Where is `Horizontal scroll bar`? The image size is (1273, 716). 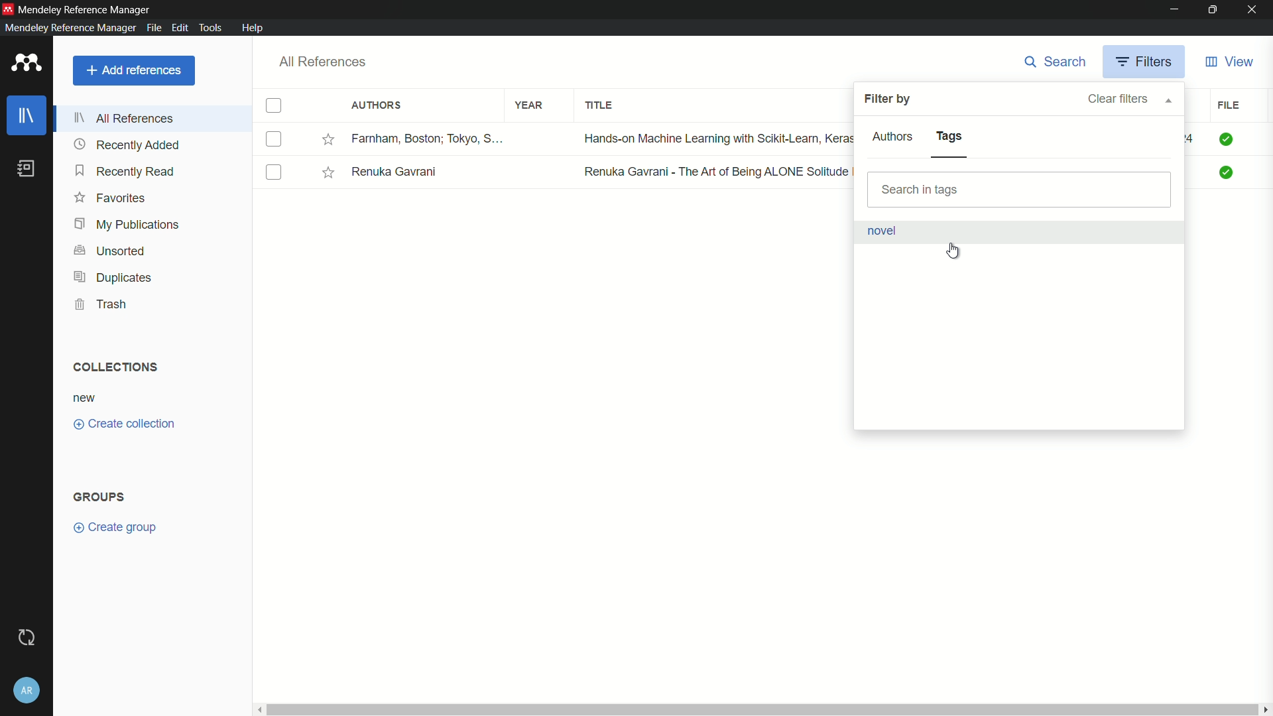 Horizontal scroll bar is located at coordinates (760, 708).